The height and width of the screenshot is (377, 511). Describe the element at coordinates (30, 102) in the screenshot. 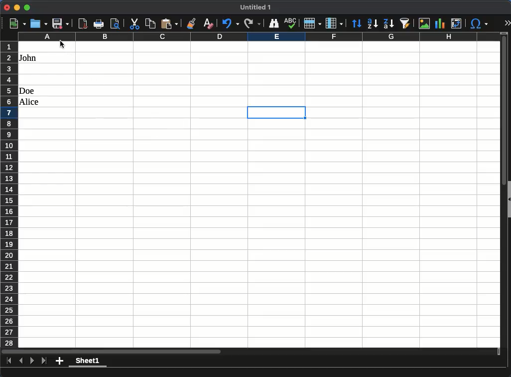

I see `Alice` at that location.